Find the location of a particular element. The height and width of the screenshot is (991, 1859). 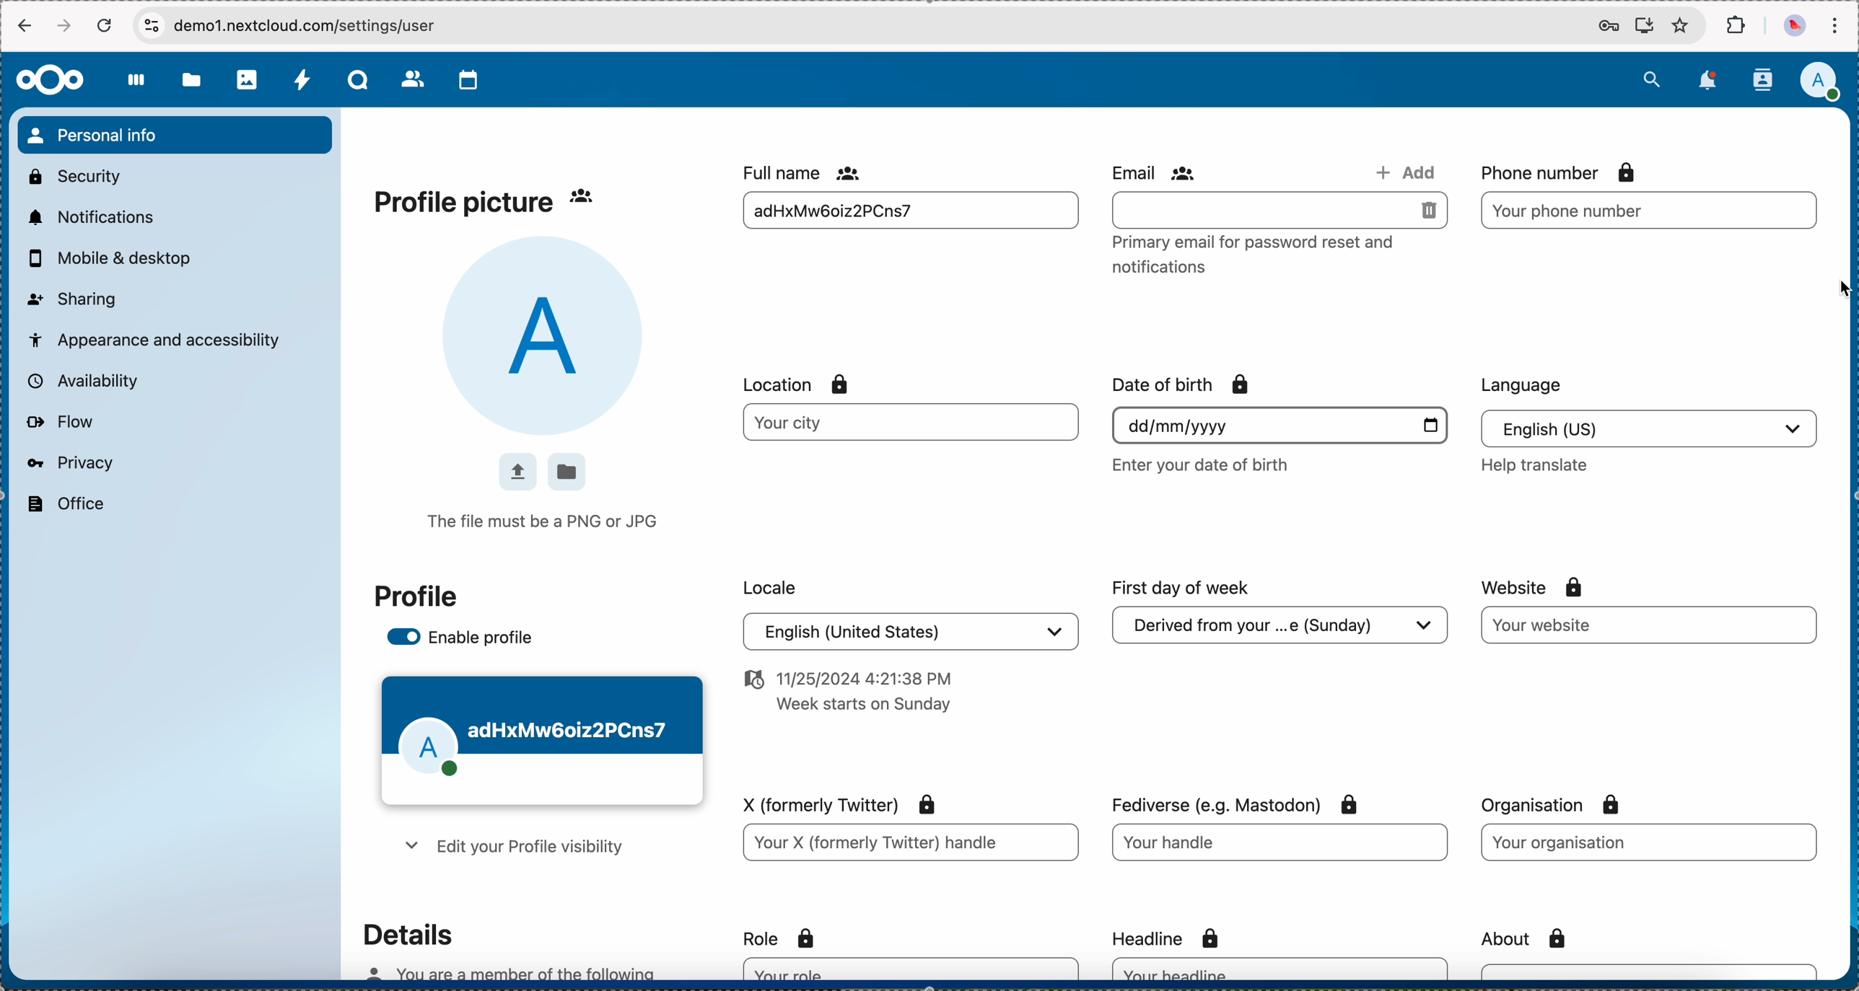

URL is located at coordinates (322, 25).